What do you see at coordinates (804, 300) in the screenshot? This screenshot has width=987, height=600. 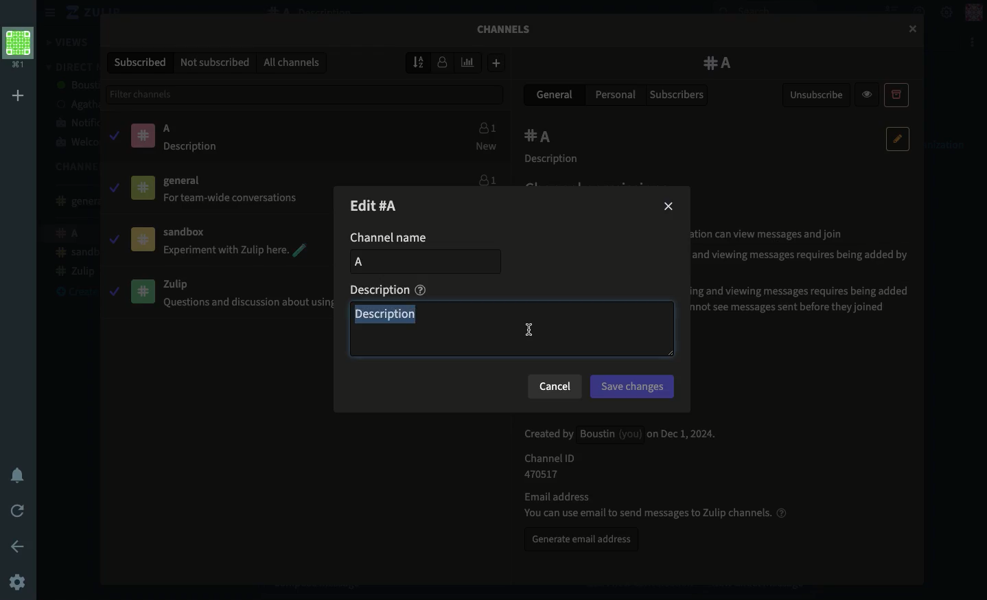 I see `© Private, protected history: Joining and viewing messages requires being added
by a subscriber; new subscribers cannot see messages sent before they joined` at bounding box center [804, 300].